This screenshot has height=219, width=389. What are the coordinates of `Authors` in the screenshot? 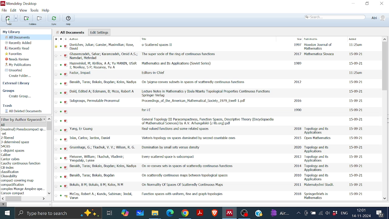 It's located at (75, 40).